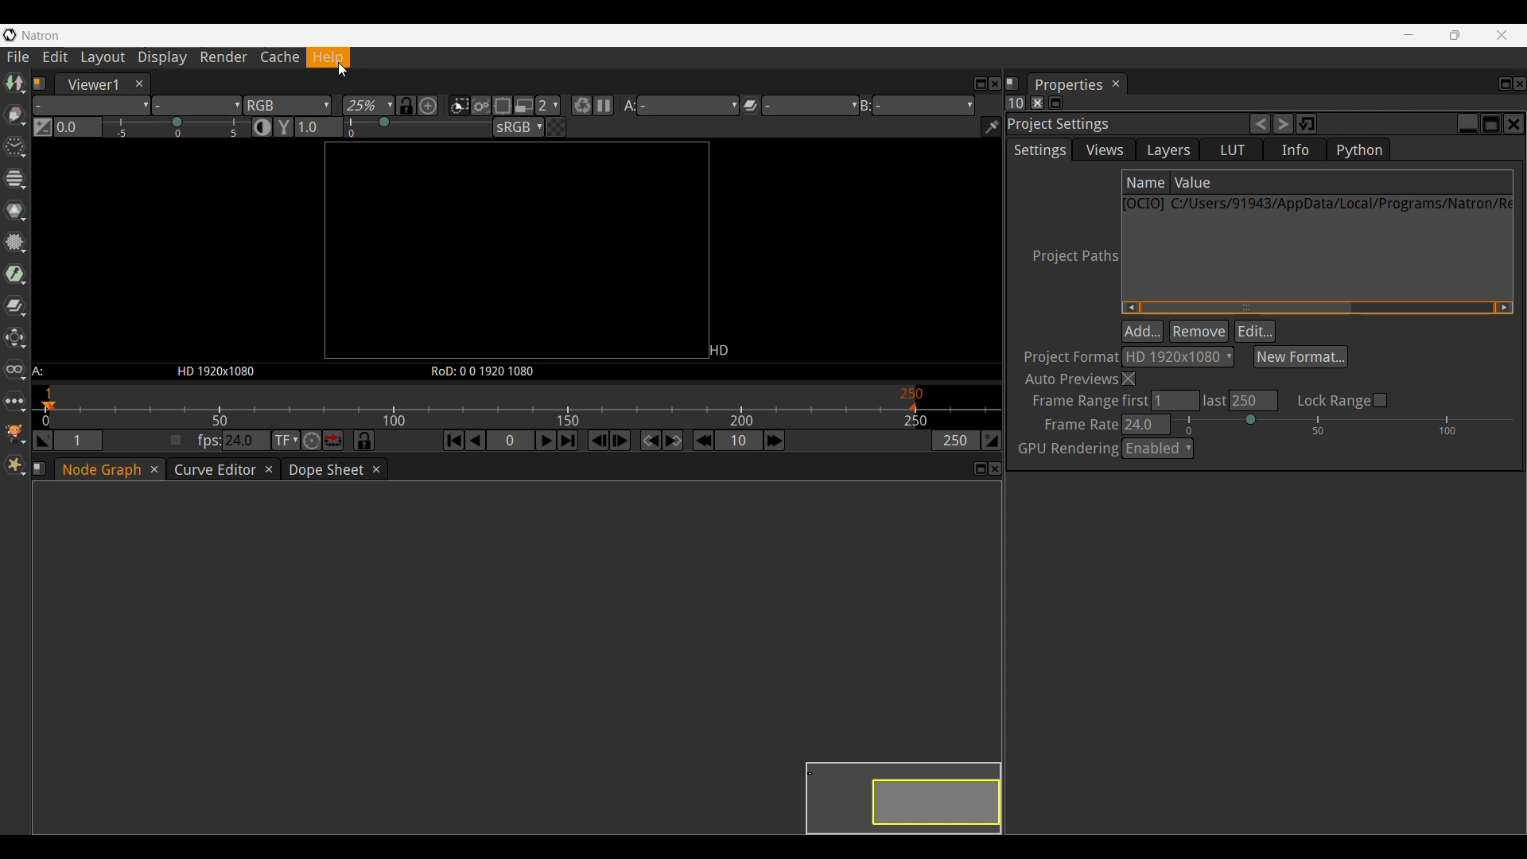 The image size is (1527, 859). Describe the element at coordinates (511, 441) in the screenshot. I see `Type in frame` at that location.